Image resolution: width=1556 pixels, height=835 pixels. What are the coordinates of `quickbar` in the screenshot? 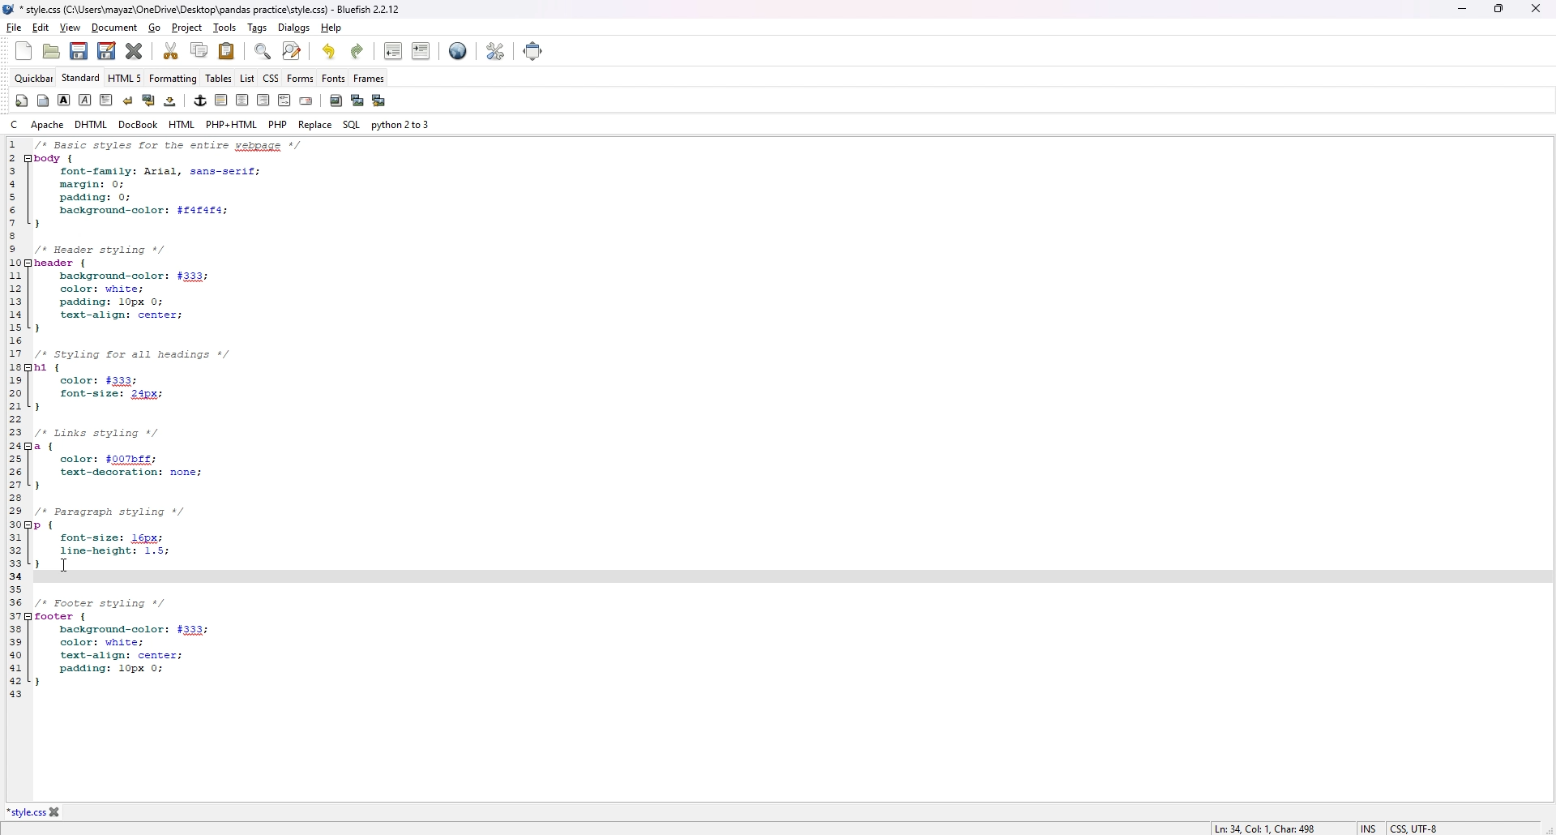 It's located at (34, 79).